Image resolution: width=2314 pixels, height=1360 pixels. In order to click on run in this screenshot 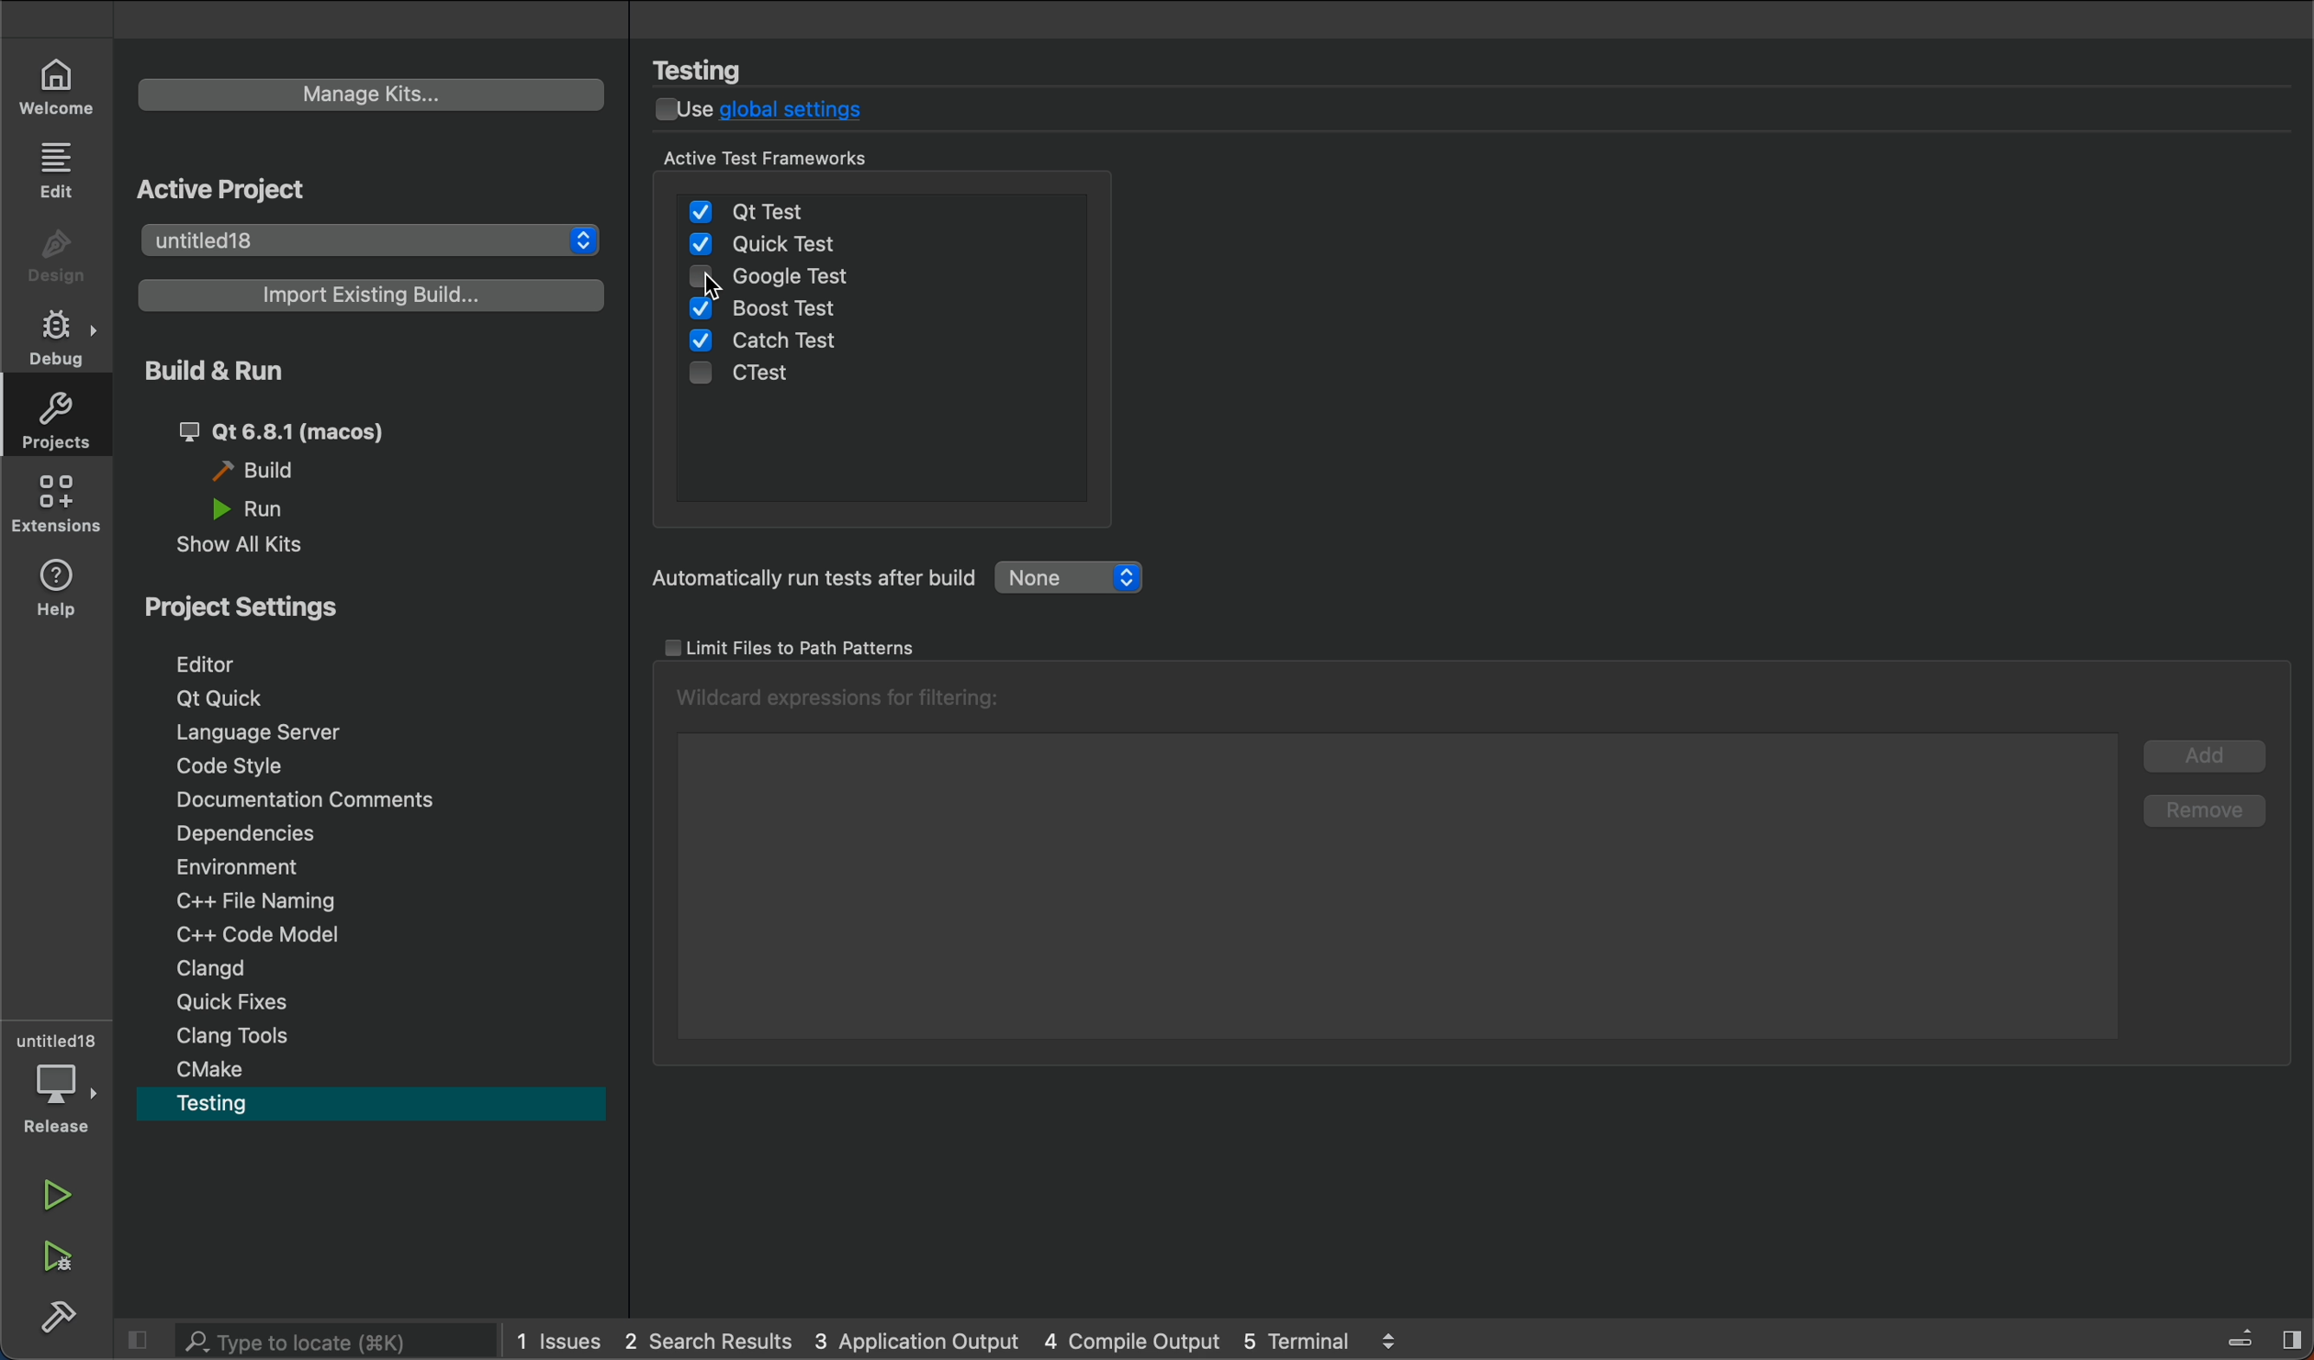, I will do `click(52, 1198)`.